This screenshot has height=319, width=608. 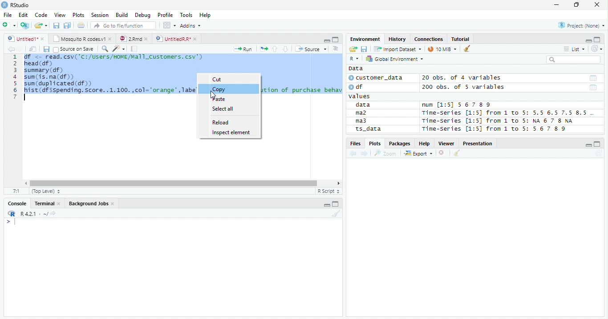 What do you see at coordinates (134, 49) in the screenshot?
I see `Compile Report` at bounding box center [134, 49].